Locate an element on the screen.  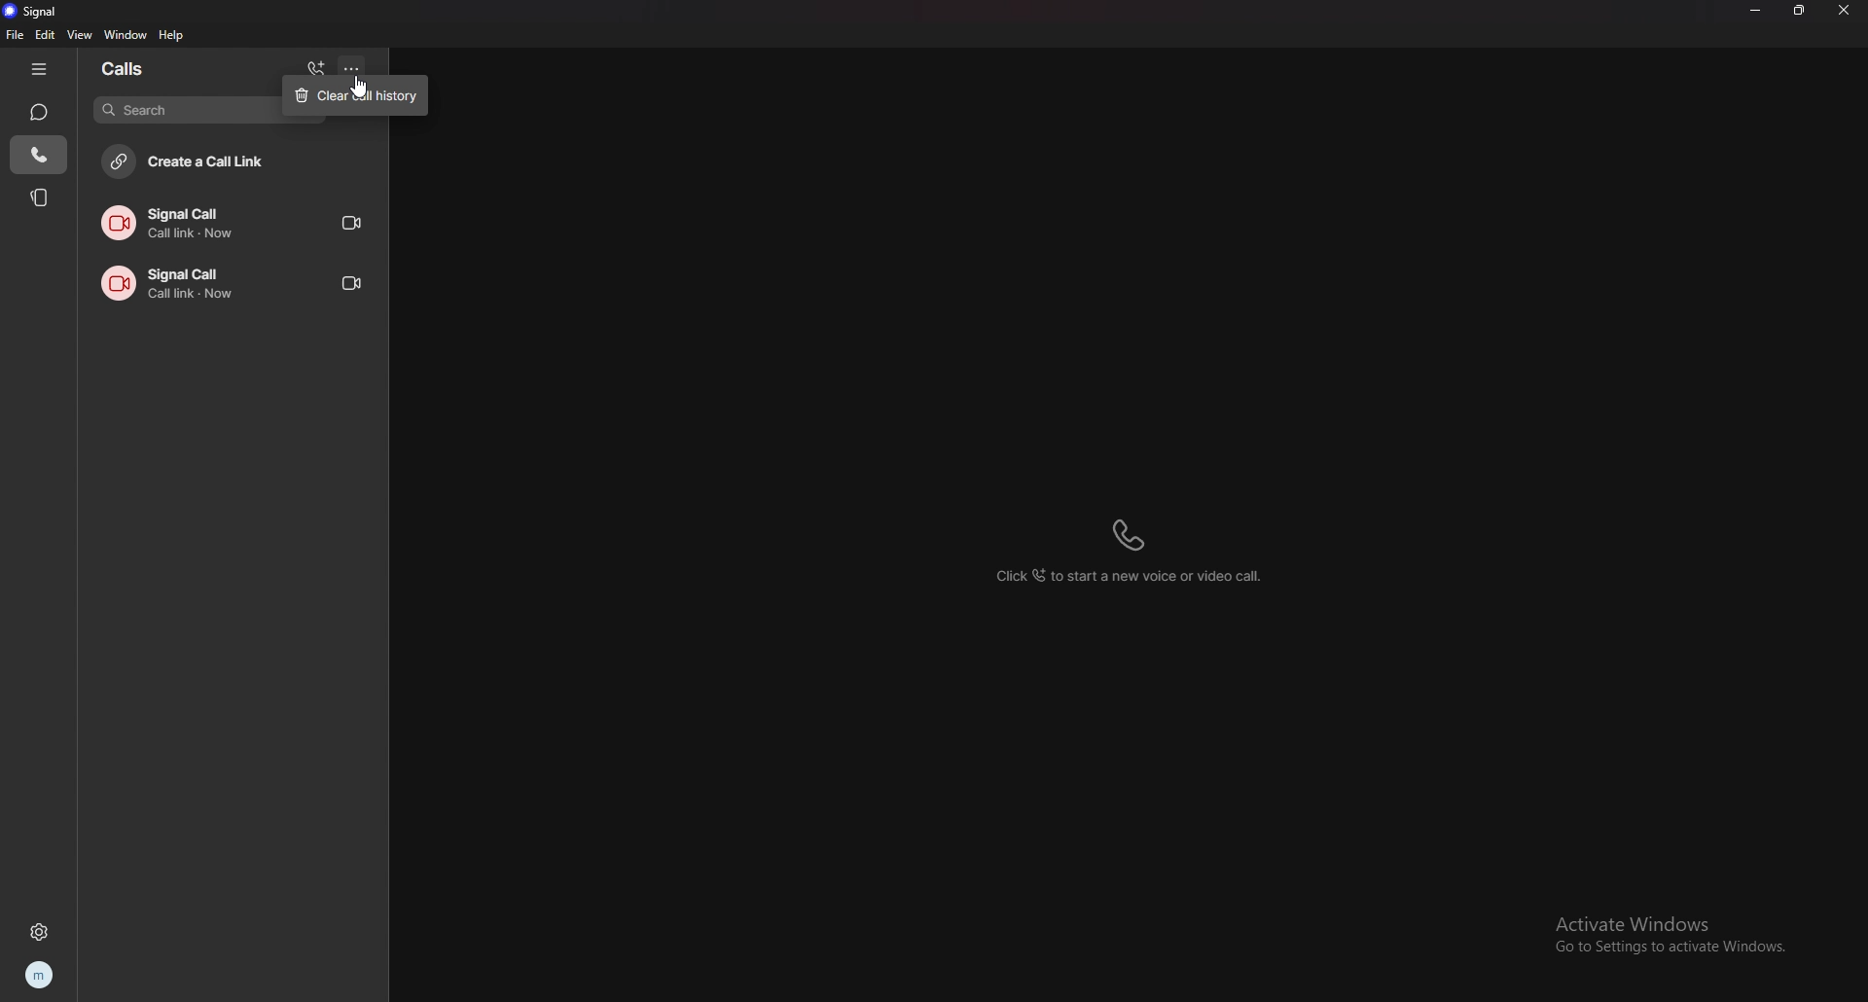
view is located at coordinates (82, 34).